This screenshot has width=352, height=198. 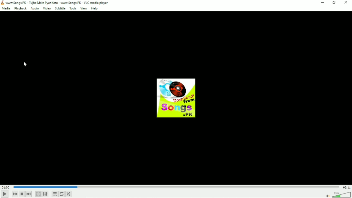 What do you see at coordinates (60, 9) in the screenshot?
I see `Subtitle` at bounding box center [60, 9].